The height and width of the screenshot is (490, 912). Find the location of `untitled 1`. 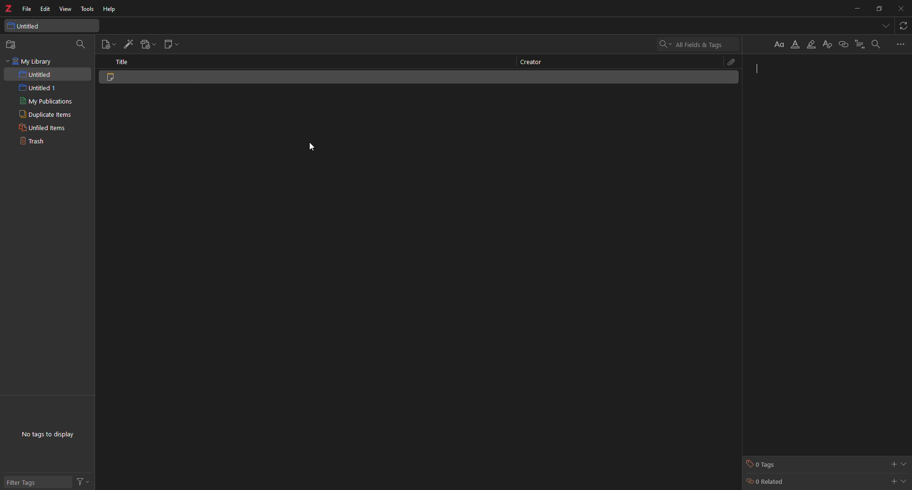

untitled 1 is located at coordinates (43, 87).